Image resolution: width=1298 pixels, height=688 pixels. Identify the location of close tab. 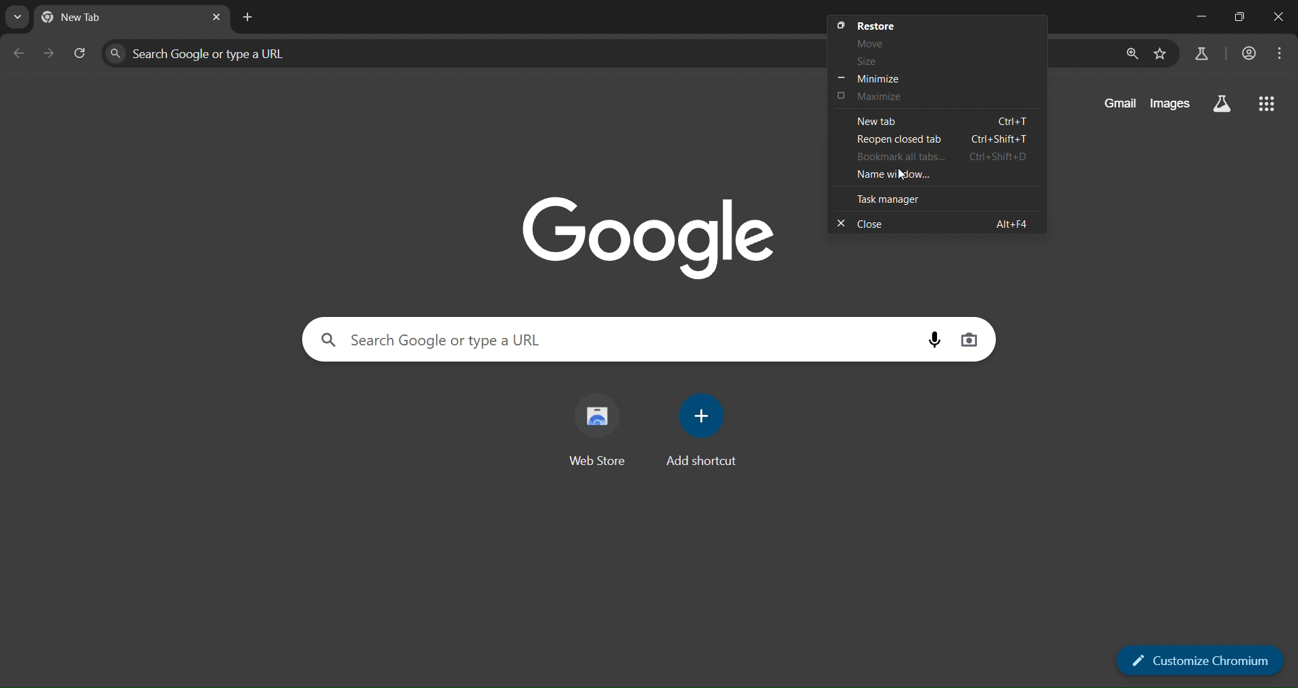
(216, 19).